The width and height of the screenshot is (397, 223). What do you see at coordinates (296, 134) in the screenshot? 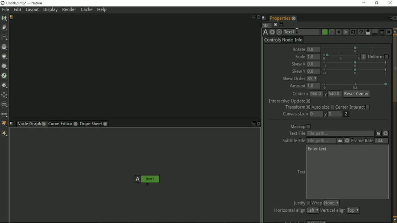
I see `Text File` at bounding box center [296, 134].